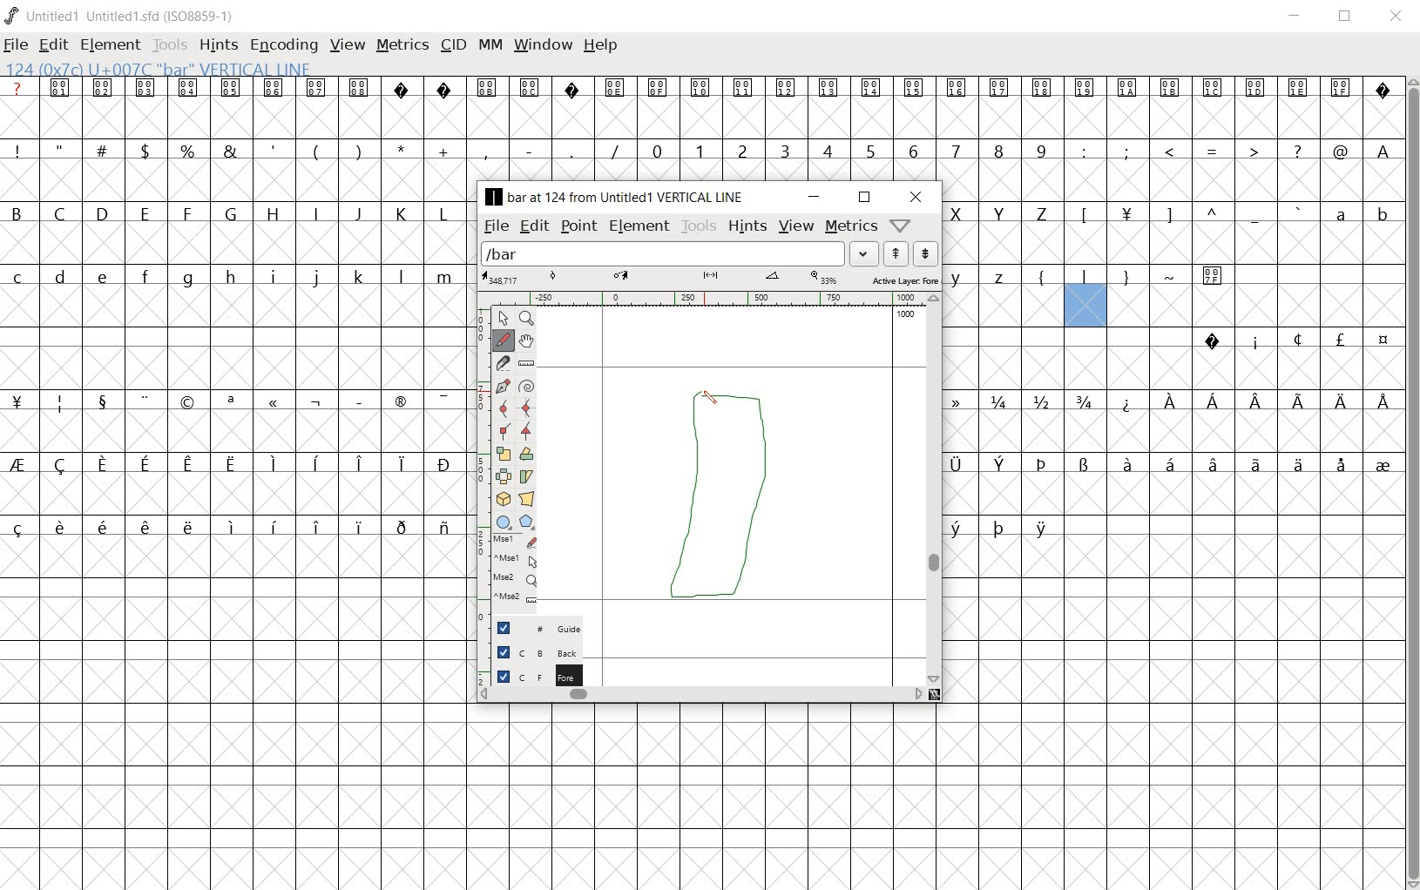 This screenshot has height=890, width=1420. I want to click on mse2, so click(507, 580).